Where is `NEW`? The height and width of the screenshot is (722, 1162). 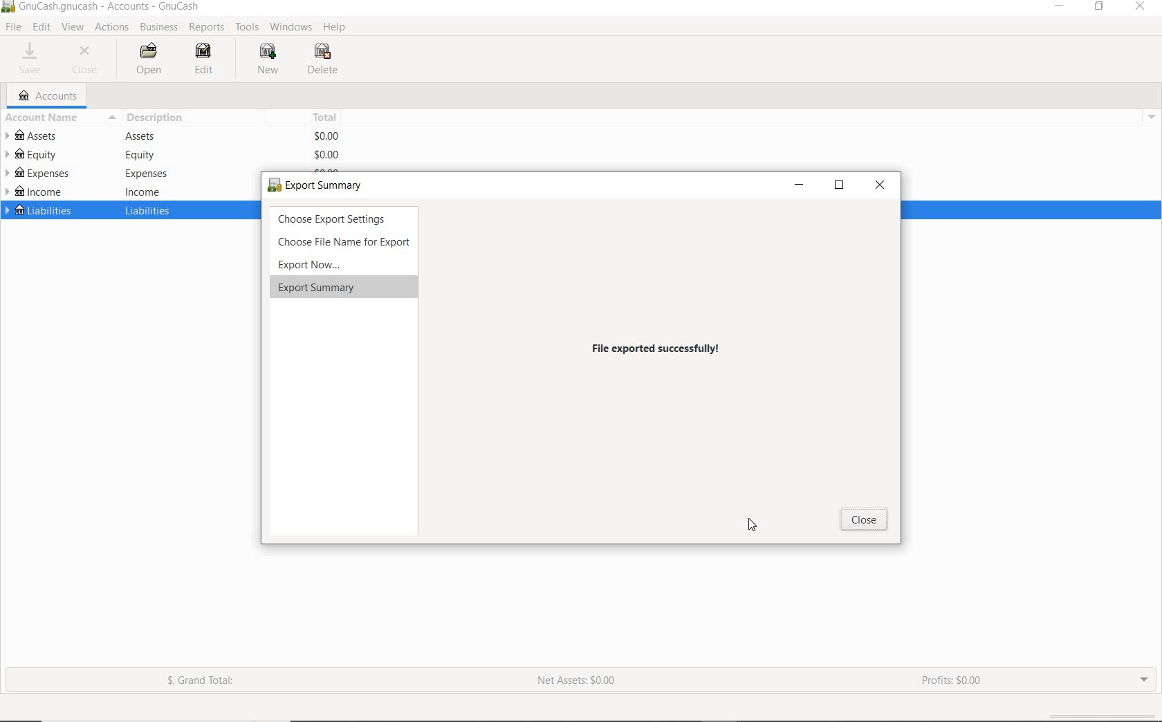 NEW is located at coordinates (267, 62).